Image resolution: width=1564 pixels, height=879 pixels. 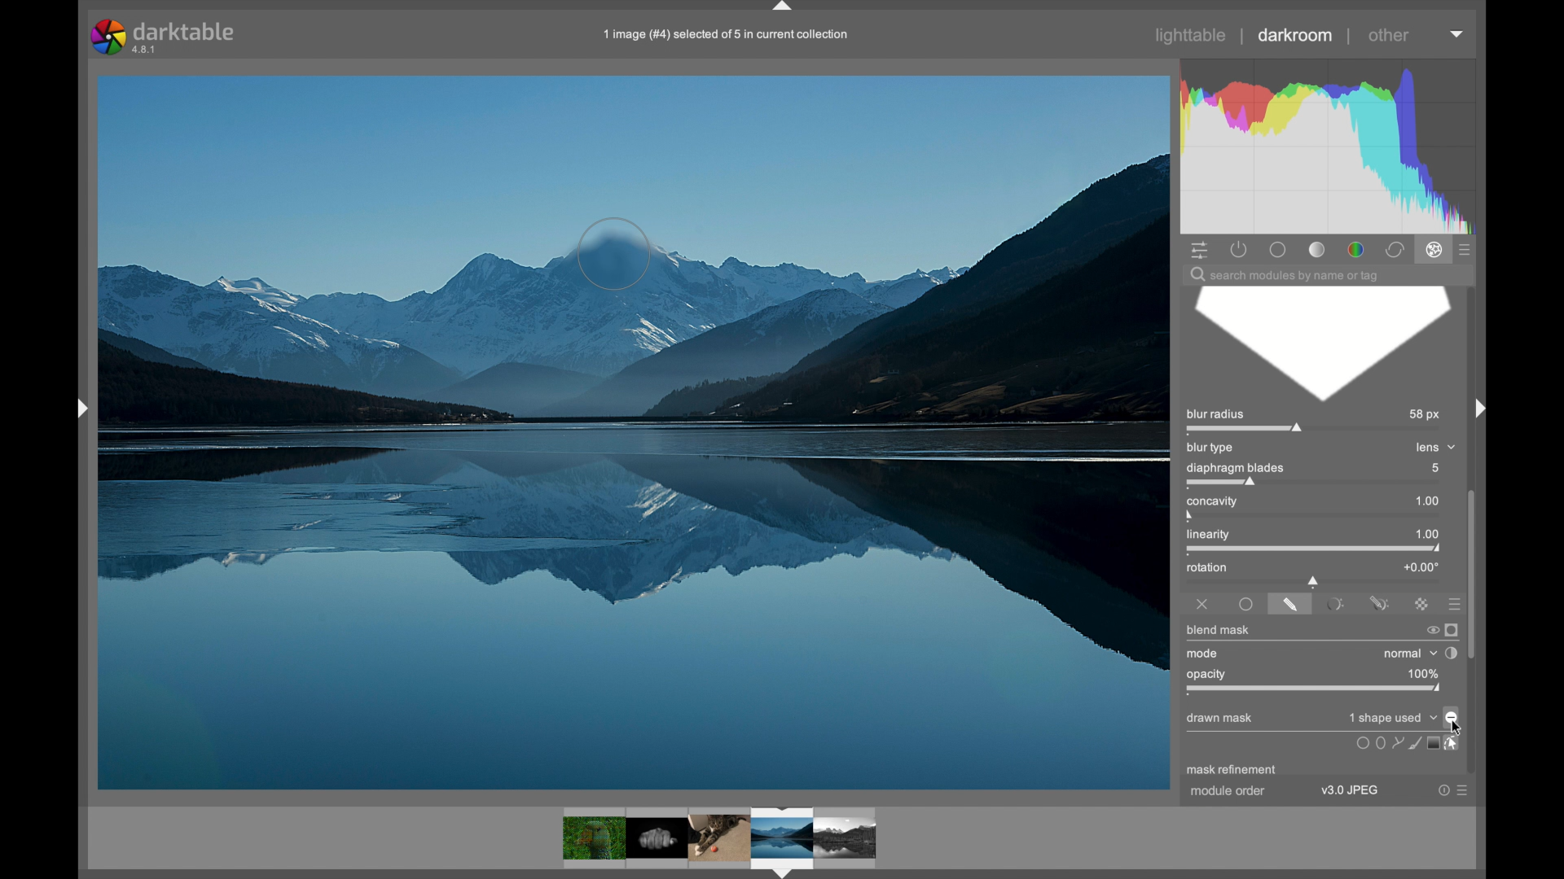 What do you see at coordinates (1409, 653) in the screenshot?
I see `normal dropdown` at bounding box center [1409, 653].